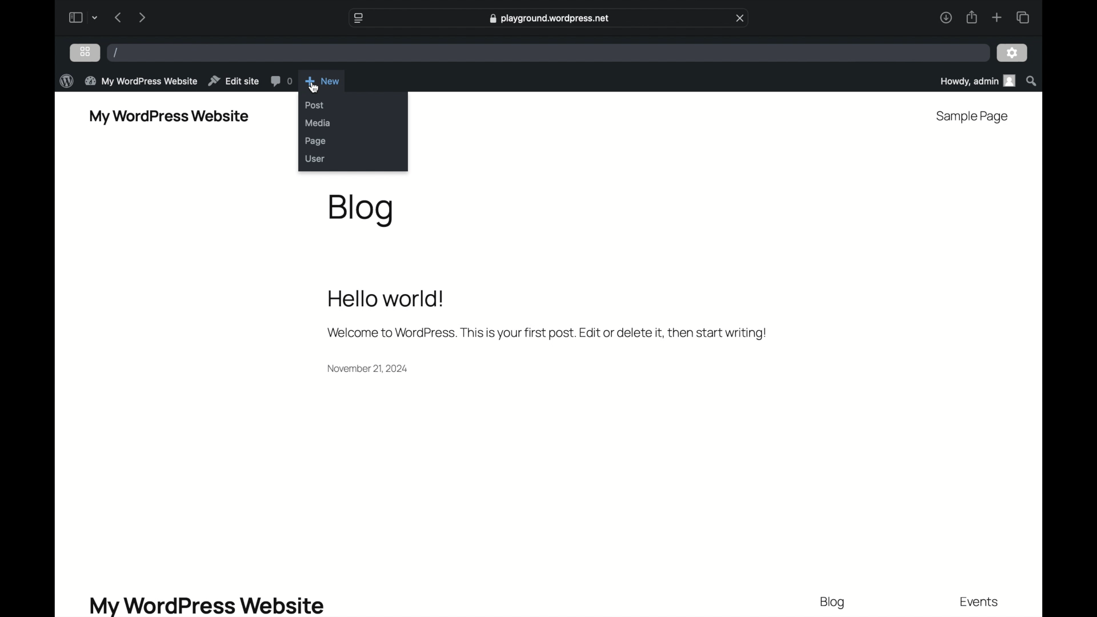  What do you see at coordinates (97, 17) in the screenshot?
I see `dropdown` at bounding box center [97, 17].